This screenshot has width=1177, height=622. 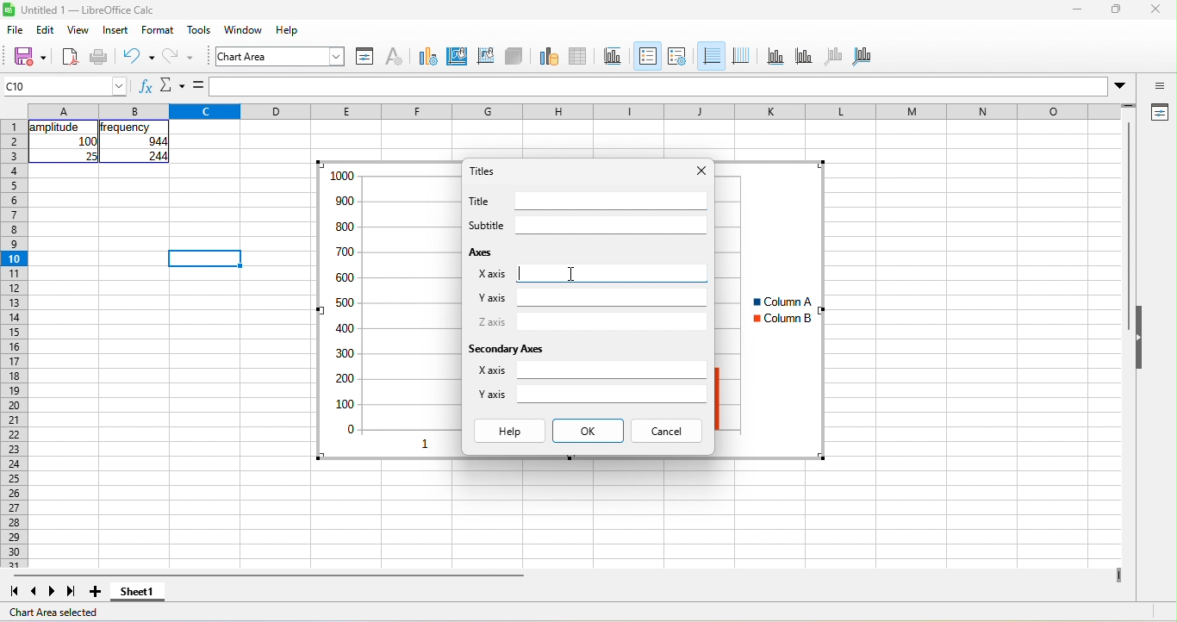 I want to click on Input for secondary y axis, so click(x=612, y=394).